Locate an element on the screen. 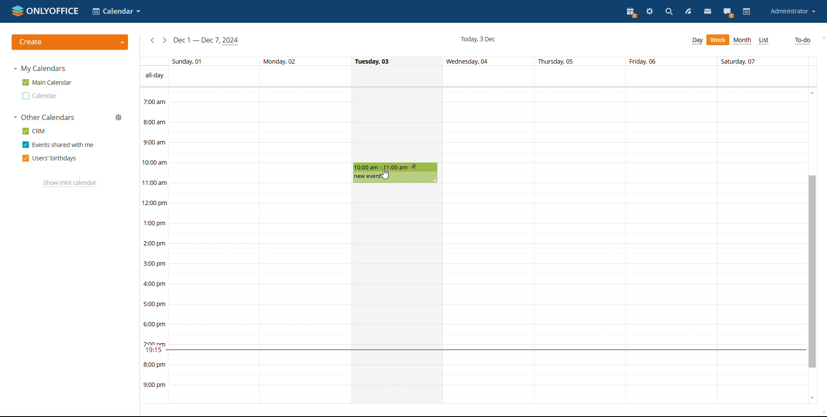  feed is located at coordinates (688, 12).